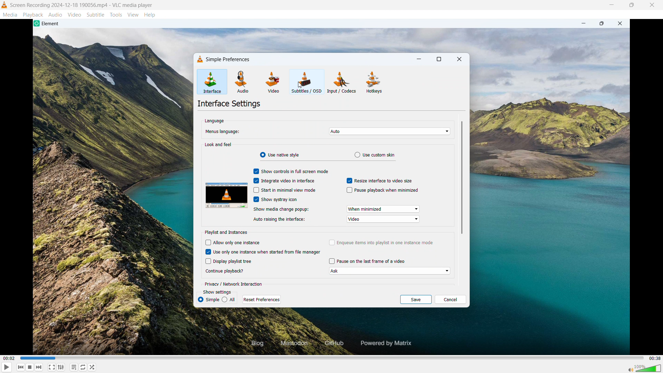 The height and width of the screenshot is (373, 663). I want to click on checkbox, so click(207, 252).